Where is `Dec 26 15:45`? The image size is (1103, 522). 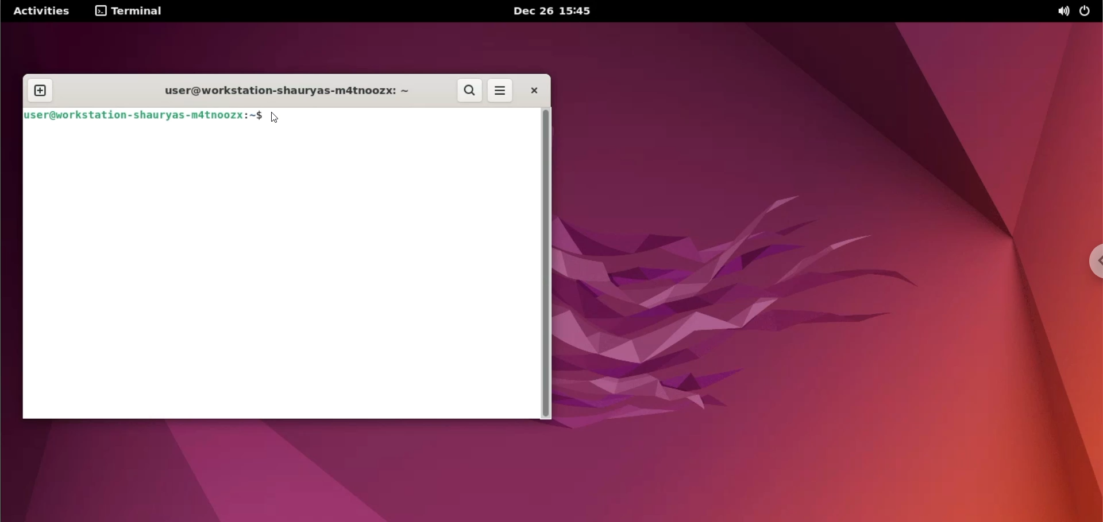 Dec 26 15:45 is located at coordinates (550, 12).